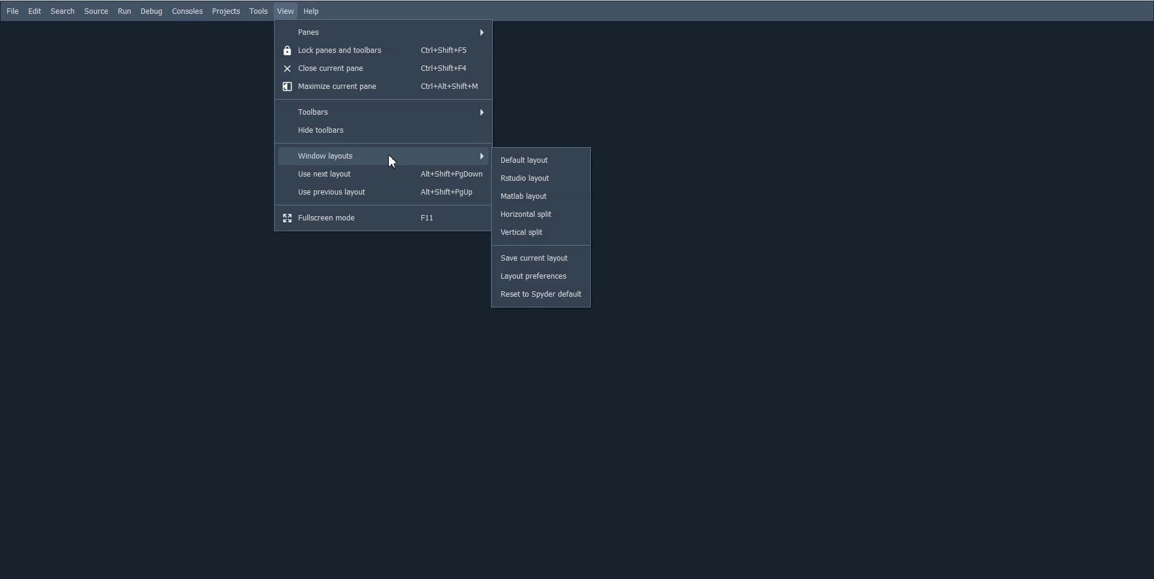 Image resolution: width=1154 pixels, height=579 pixels. I want to click on Source, so click(96, 11).